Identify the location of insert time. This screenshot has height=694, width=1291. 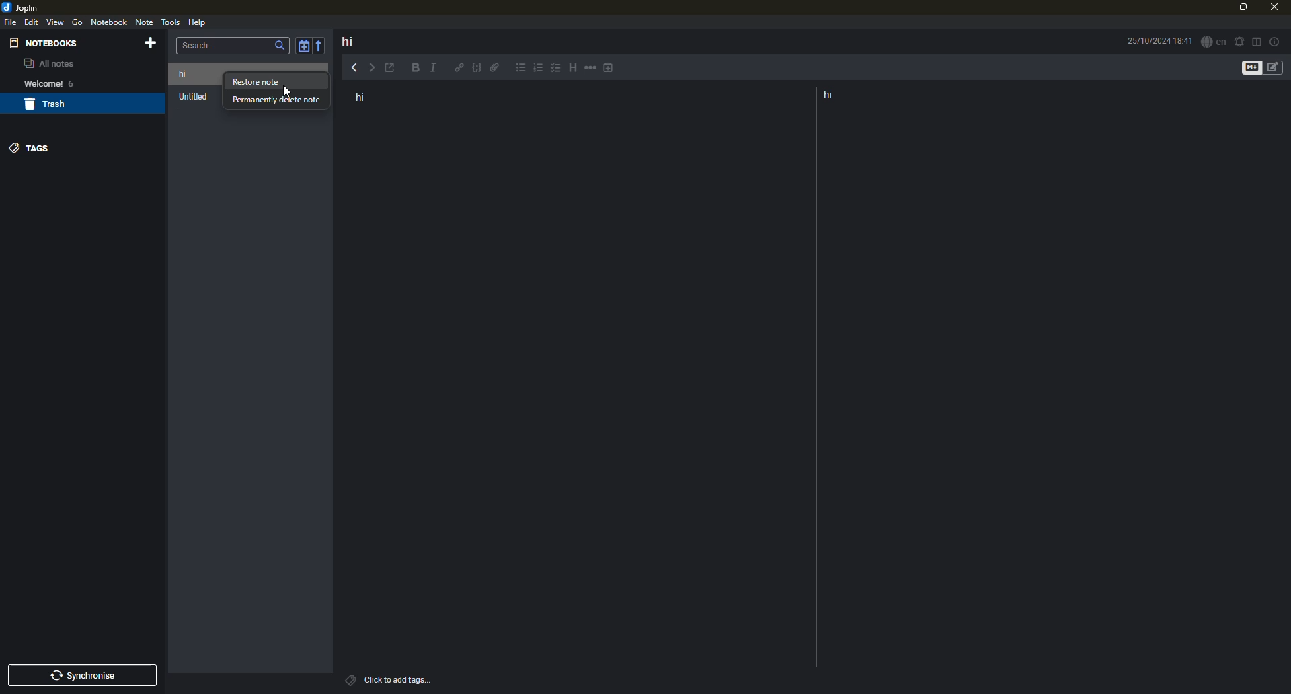
(611, 69).